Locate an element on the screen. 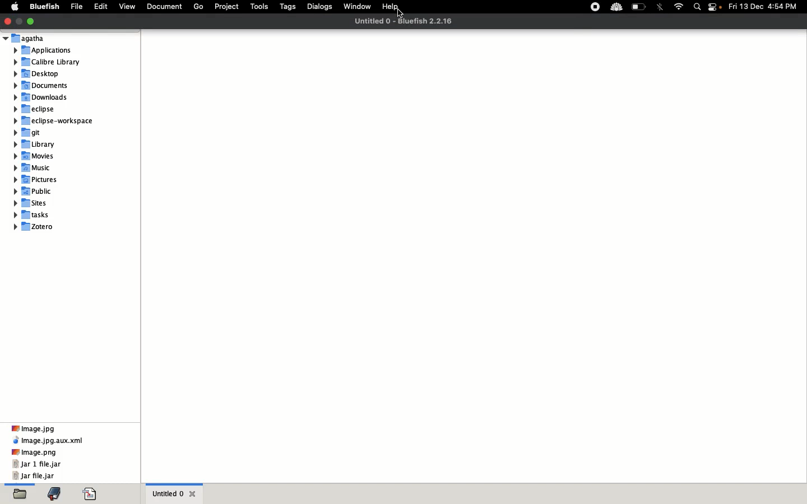 This screenshot has height=504, width=807. movies is located at coordinates (37, 157).